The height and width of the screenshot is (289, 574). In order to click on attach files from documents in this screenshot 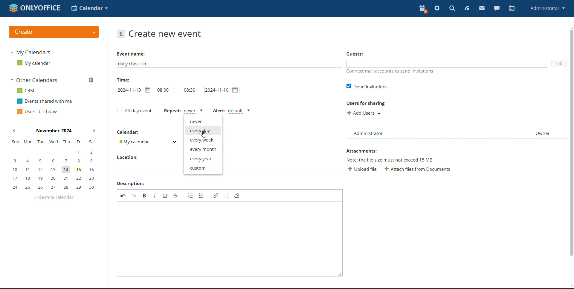, I will do `click(419, 170)`.